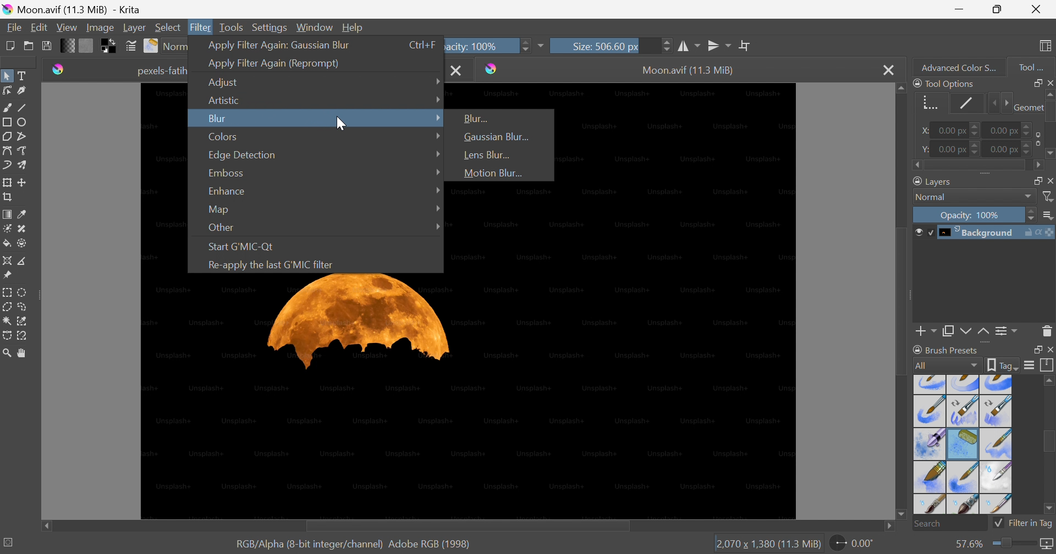 This screenshot has width=1056, height=554. Describe the element at coordinates (948, 351) in the screenshot. I see `Brush presets` at that location.